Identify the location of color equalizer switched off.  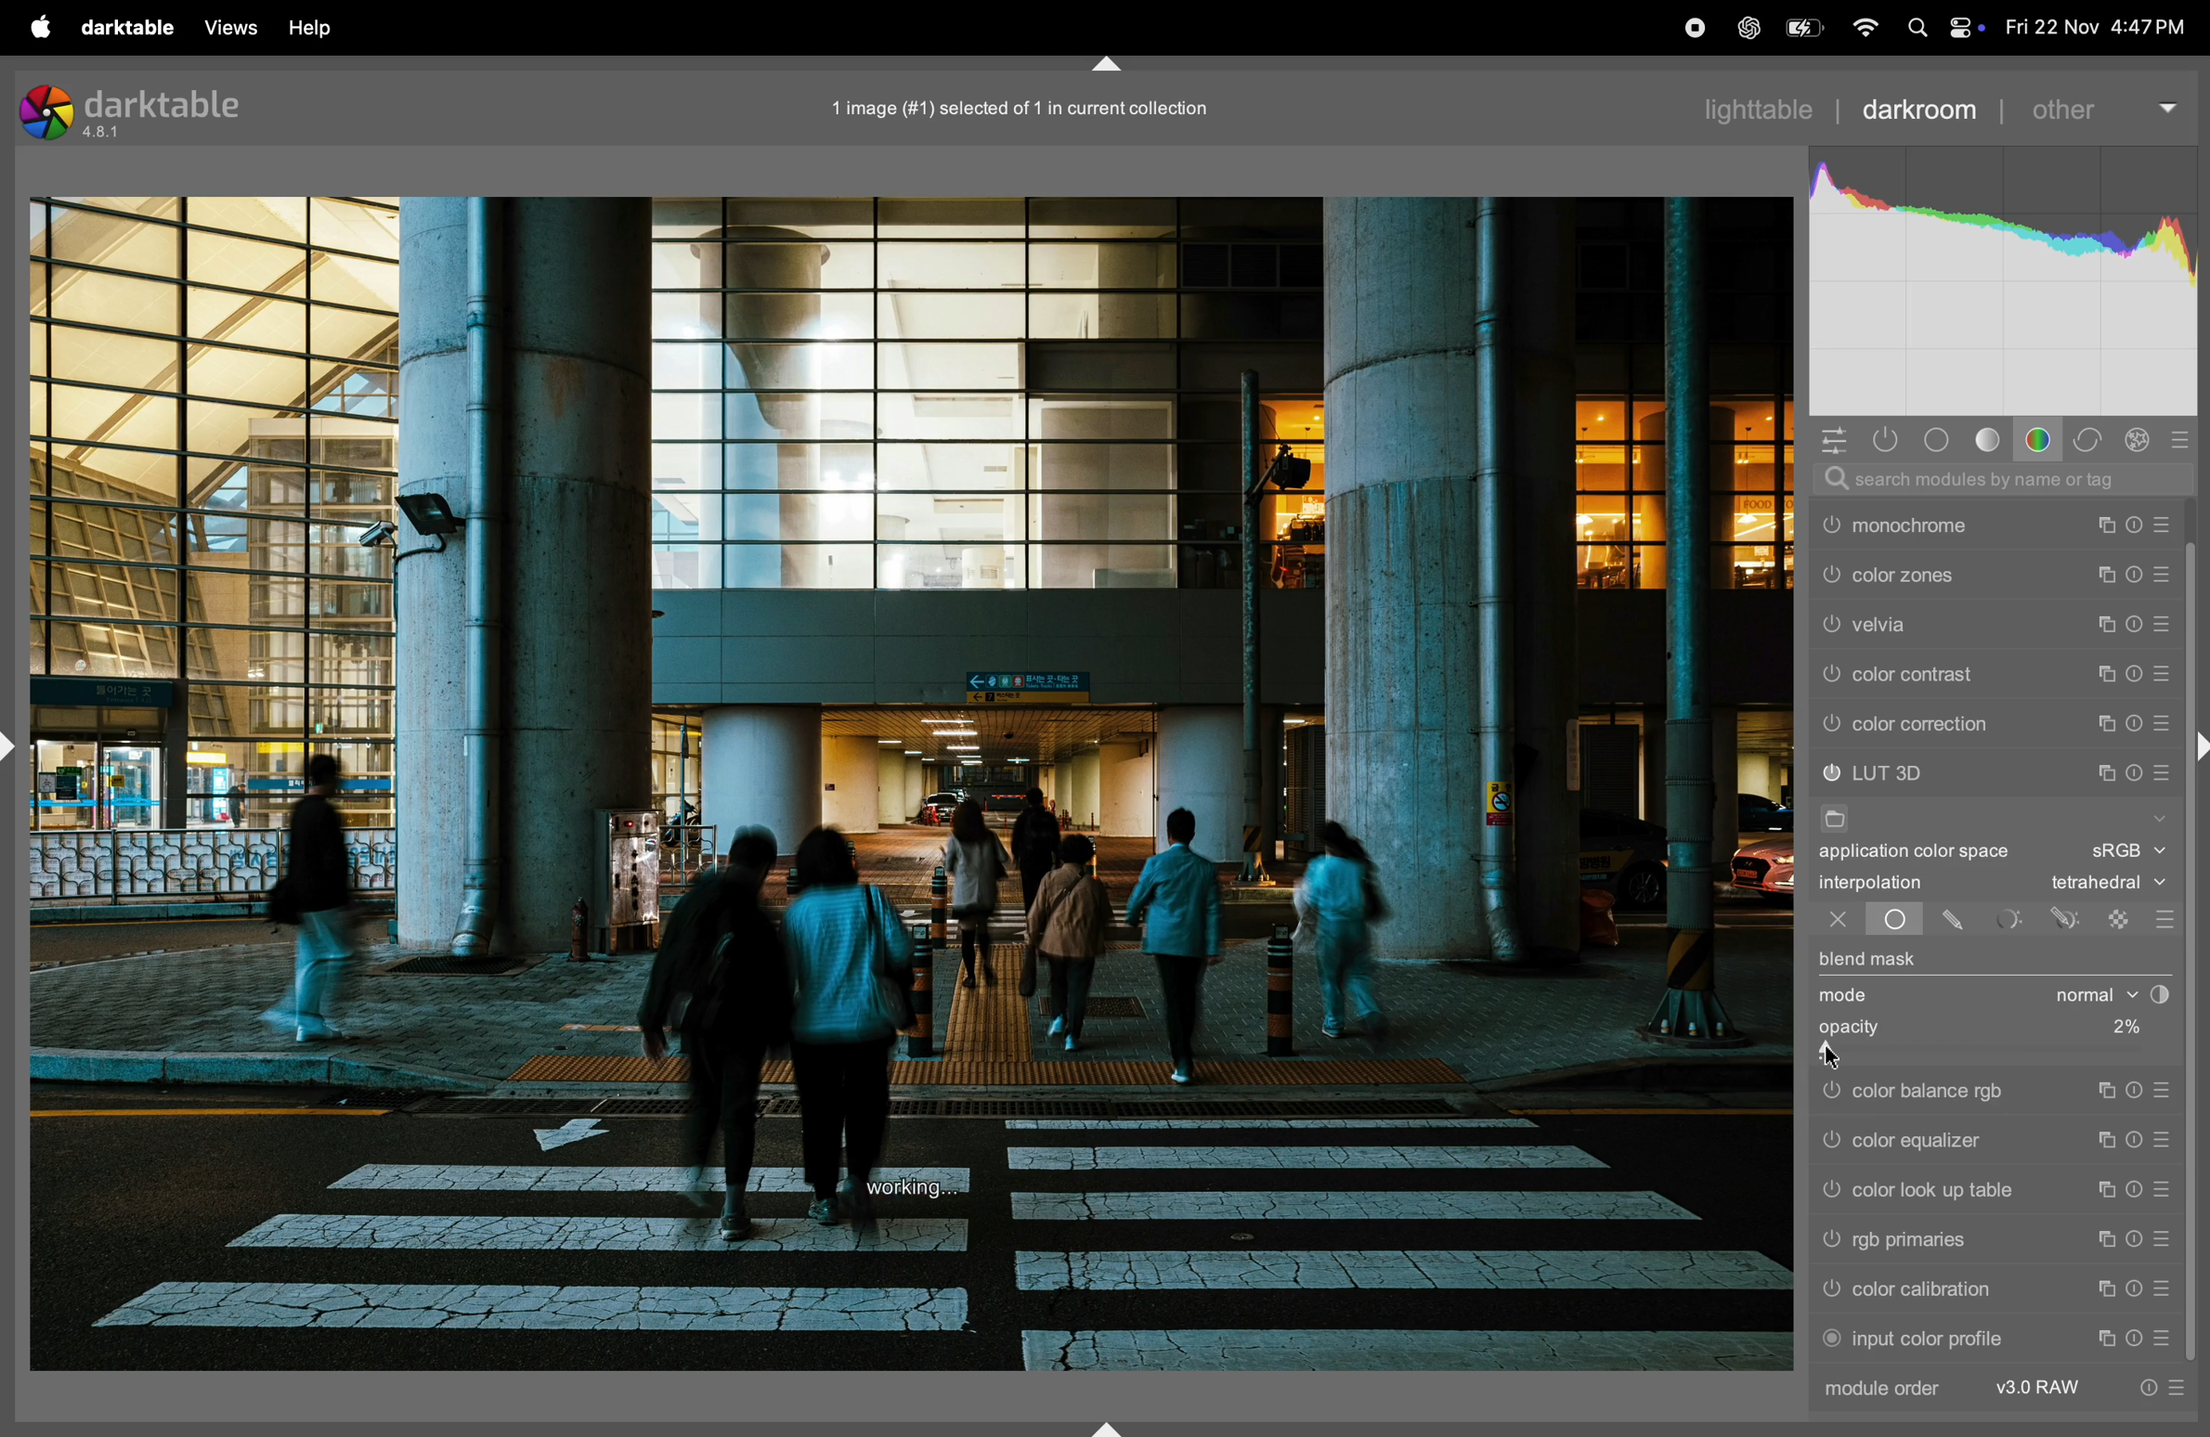
(1828, 1147).